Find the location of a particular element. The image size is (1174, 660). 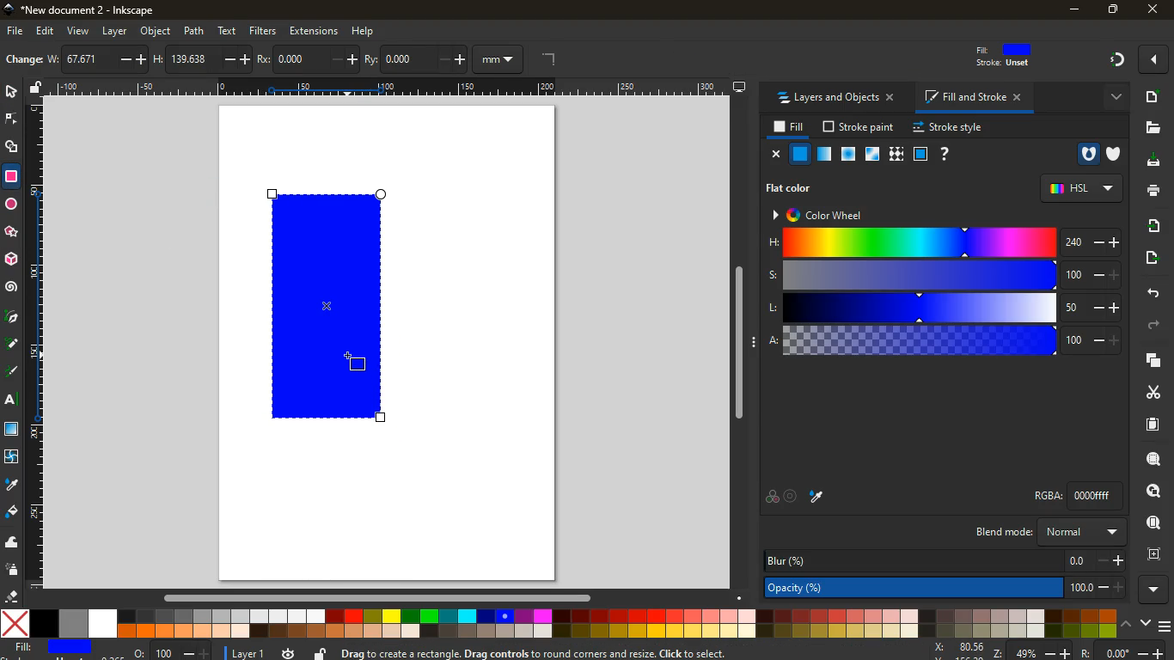

object is located at coordinates (156, 32).